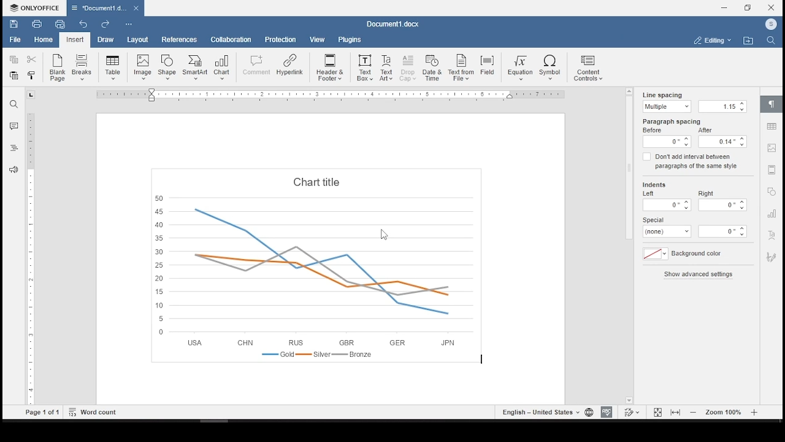  What do you see at coordinates (772, 191) in the screenshot?
I see `shape settings` at bounding box center [772, 191].